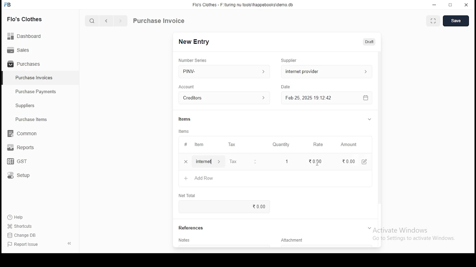 This screenshot has height=267, width=476. What do you see at coordinates (35, 78) in the screenshot?
I see `Purchase Invoices` at bounding box center [35, 78].